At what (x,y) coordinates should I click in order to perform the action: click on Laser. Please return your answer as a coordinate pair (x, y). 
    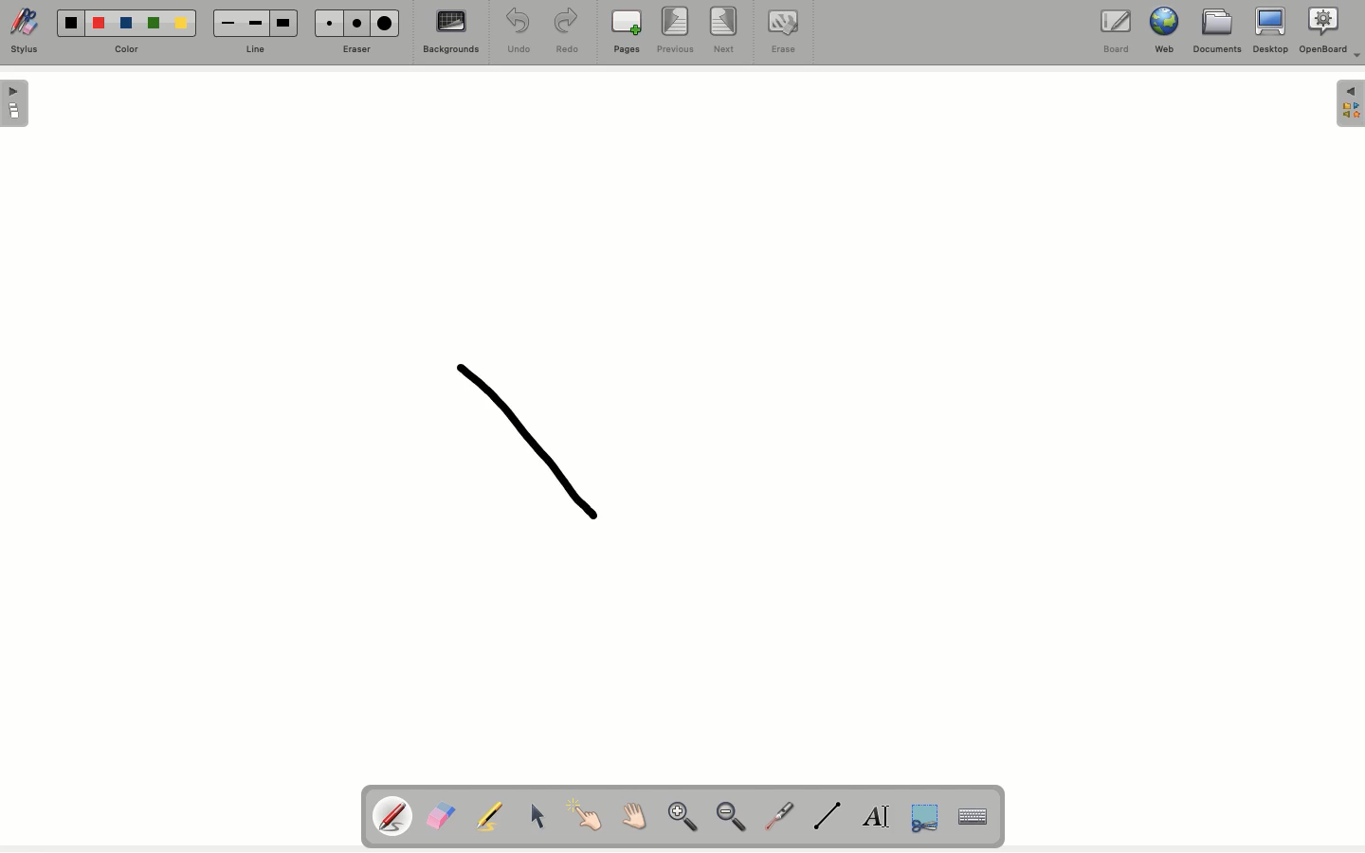
    Looking at the image, I should click on (781, 816).